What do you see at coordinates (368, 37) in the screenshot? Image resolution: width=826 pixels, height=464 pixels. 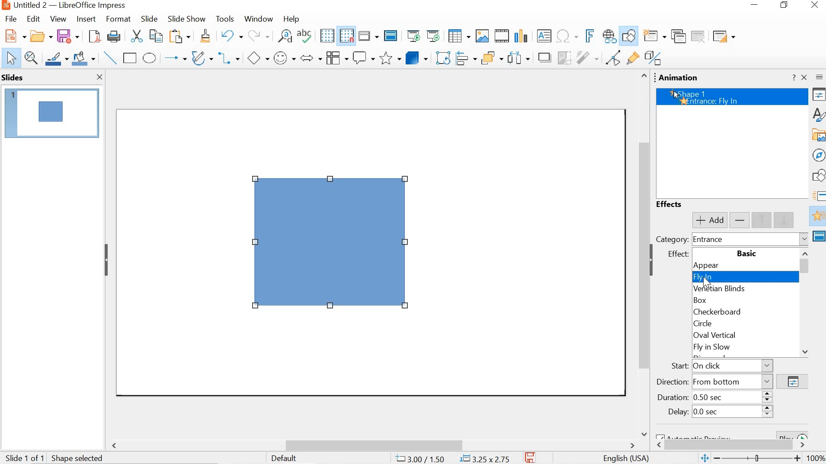 I see `display views` at bounding box center [368, 37].